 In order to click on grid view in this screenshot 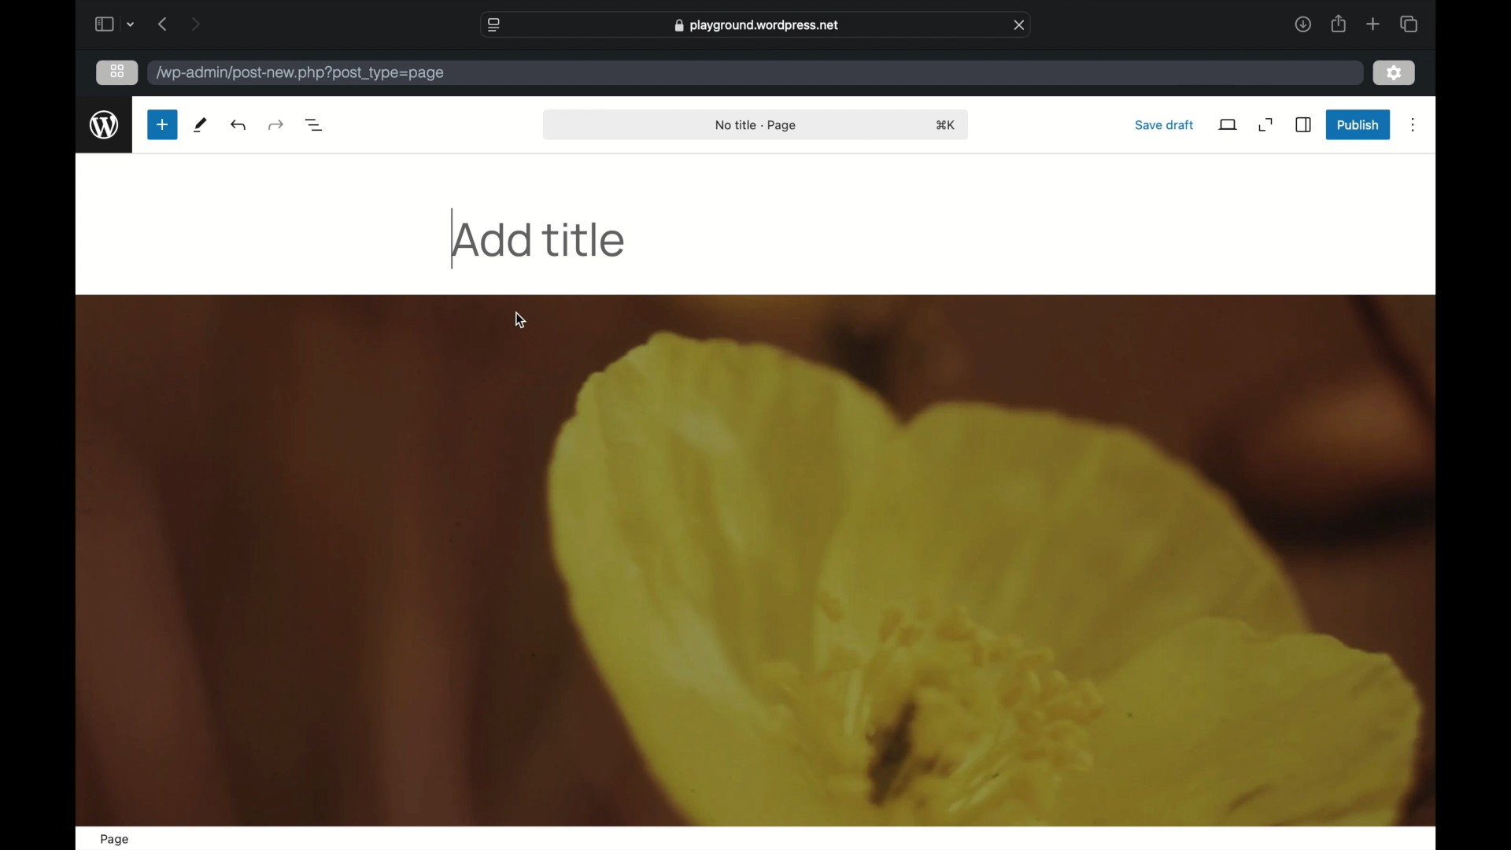, I will do `click(117, 72)`.